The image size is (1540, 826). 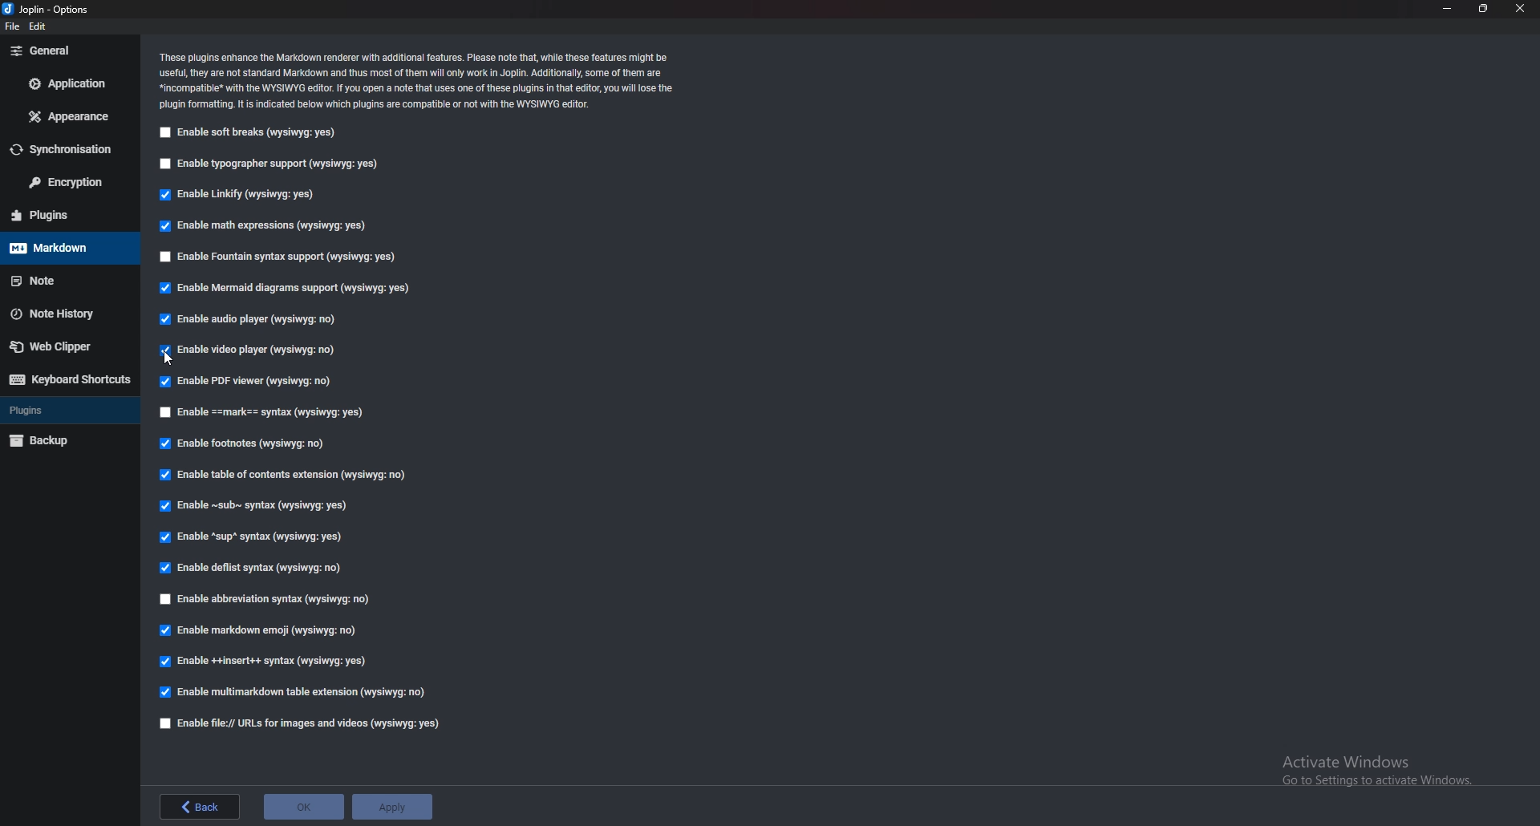 What do you see at coordinates (241, 196) in the screenshot?
I see `Enable linkify (wysiqyg:yes)` at bounding box center [241, 196].